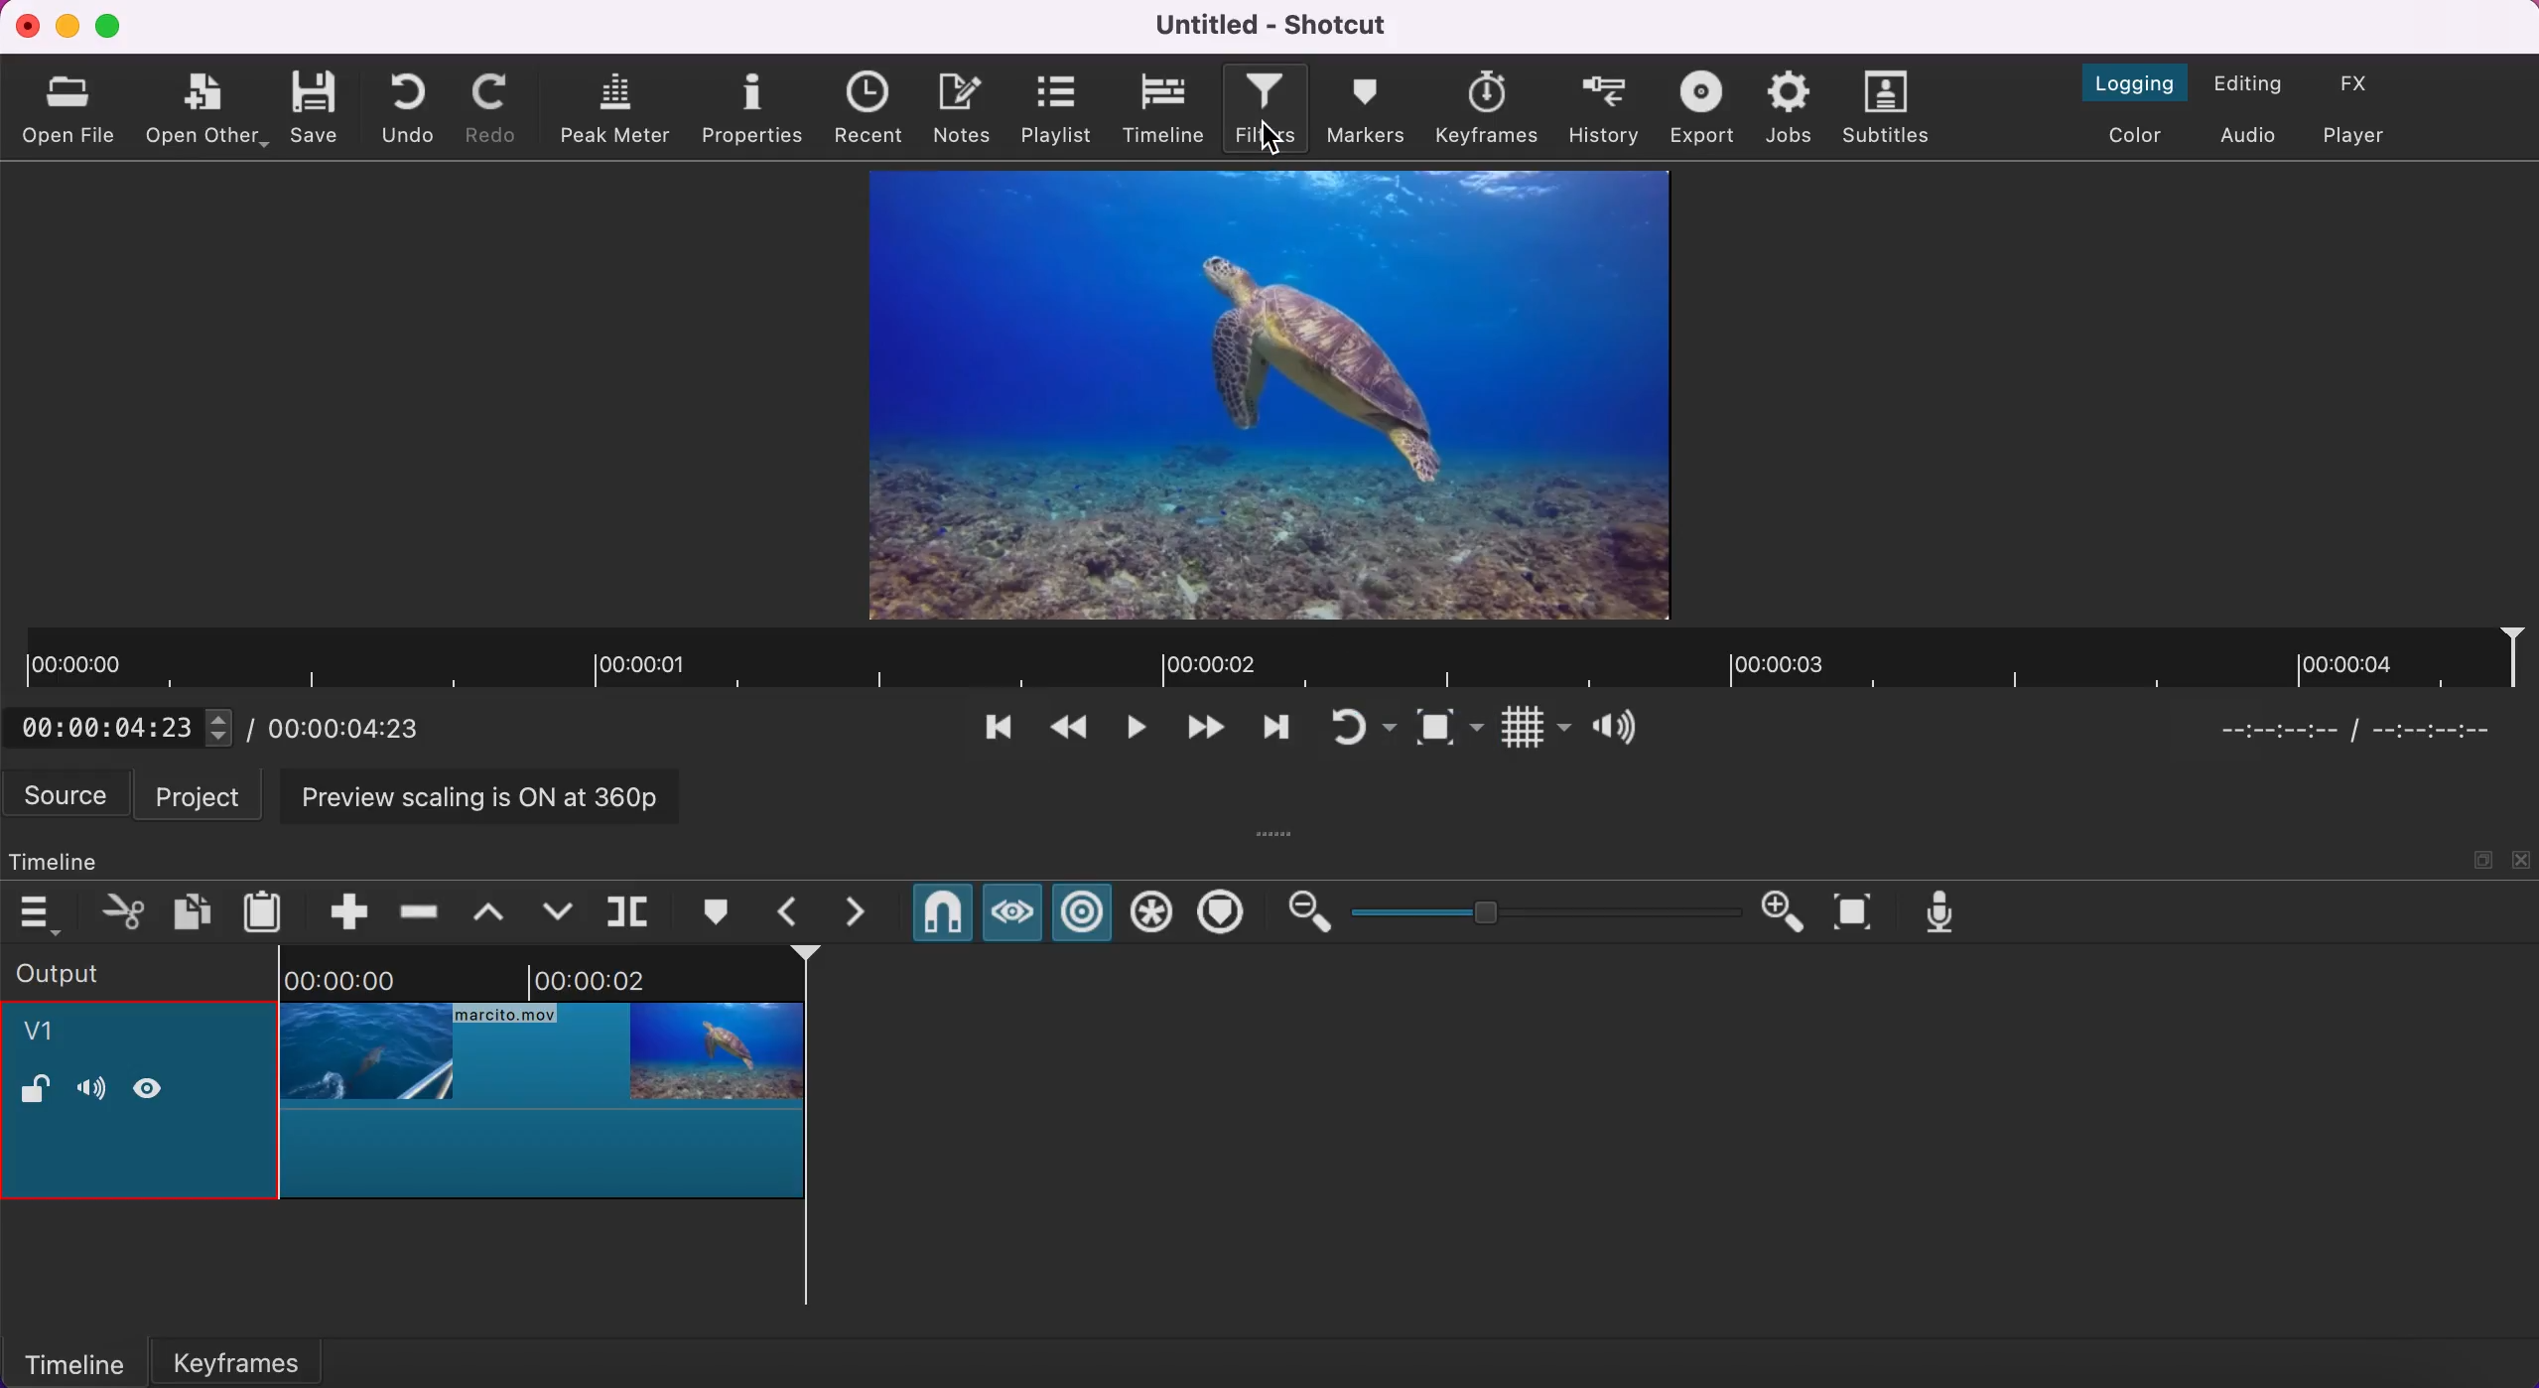  I want to click on split at playhead, so click(632, 912).